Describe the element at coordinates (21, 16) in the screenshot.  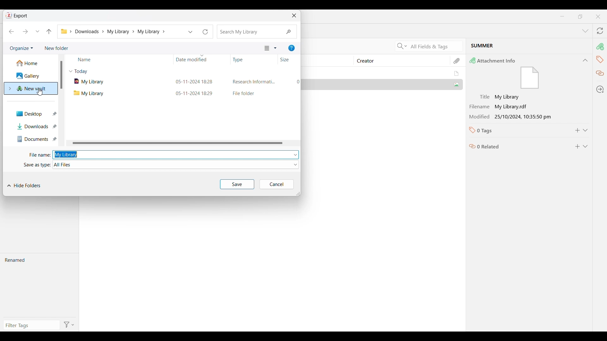
I see `Export` at that location.